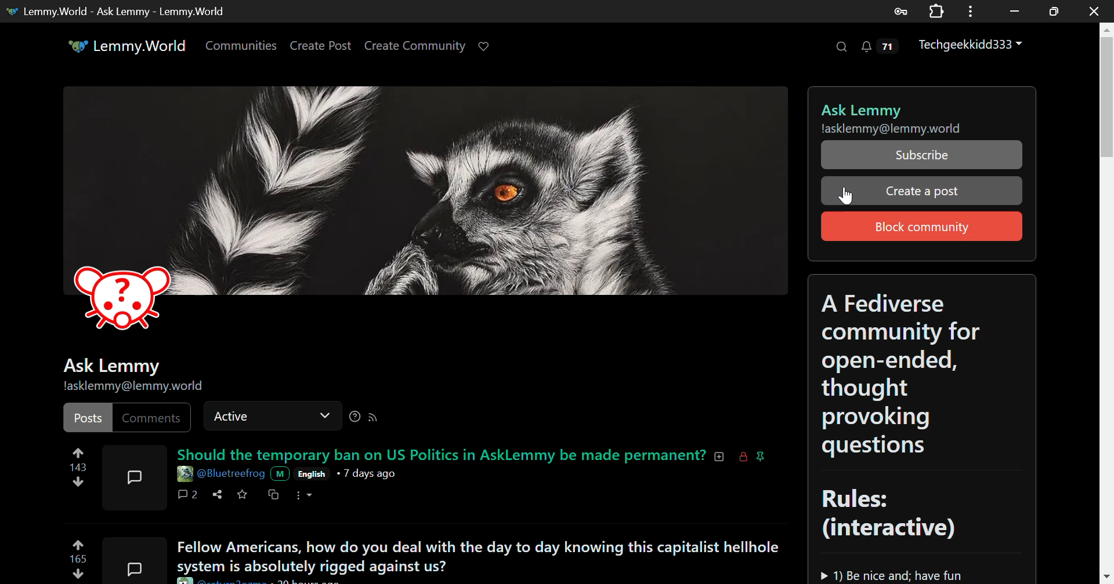  I want to click on Techgeekkidd333, so click(974, 46).